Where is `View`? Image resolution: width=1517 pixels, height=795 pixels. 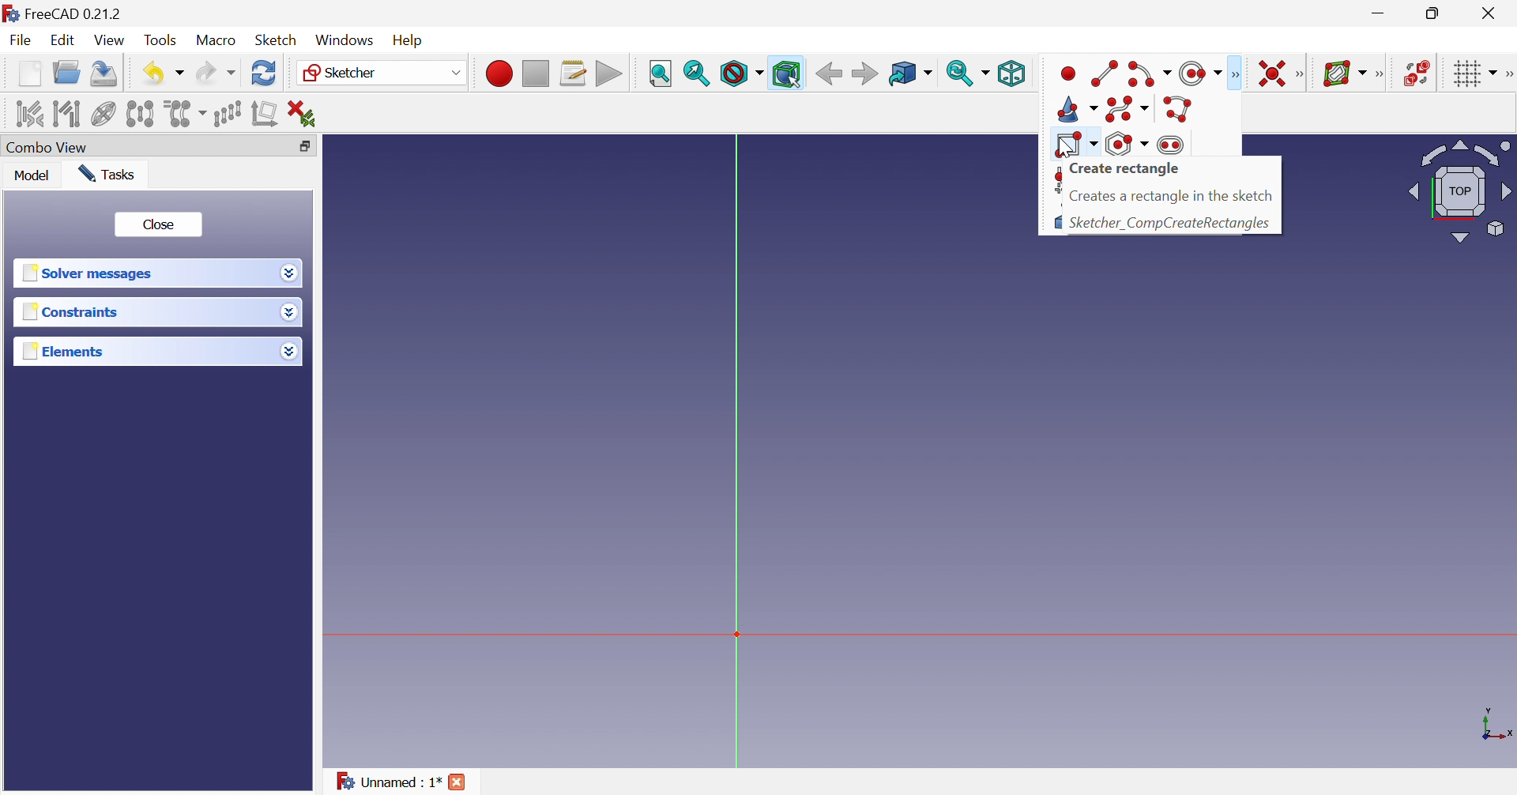 View is located at coordinates (108, 41).